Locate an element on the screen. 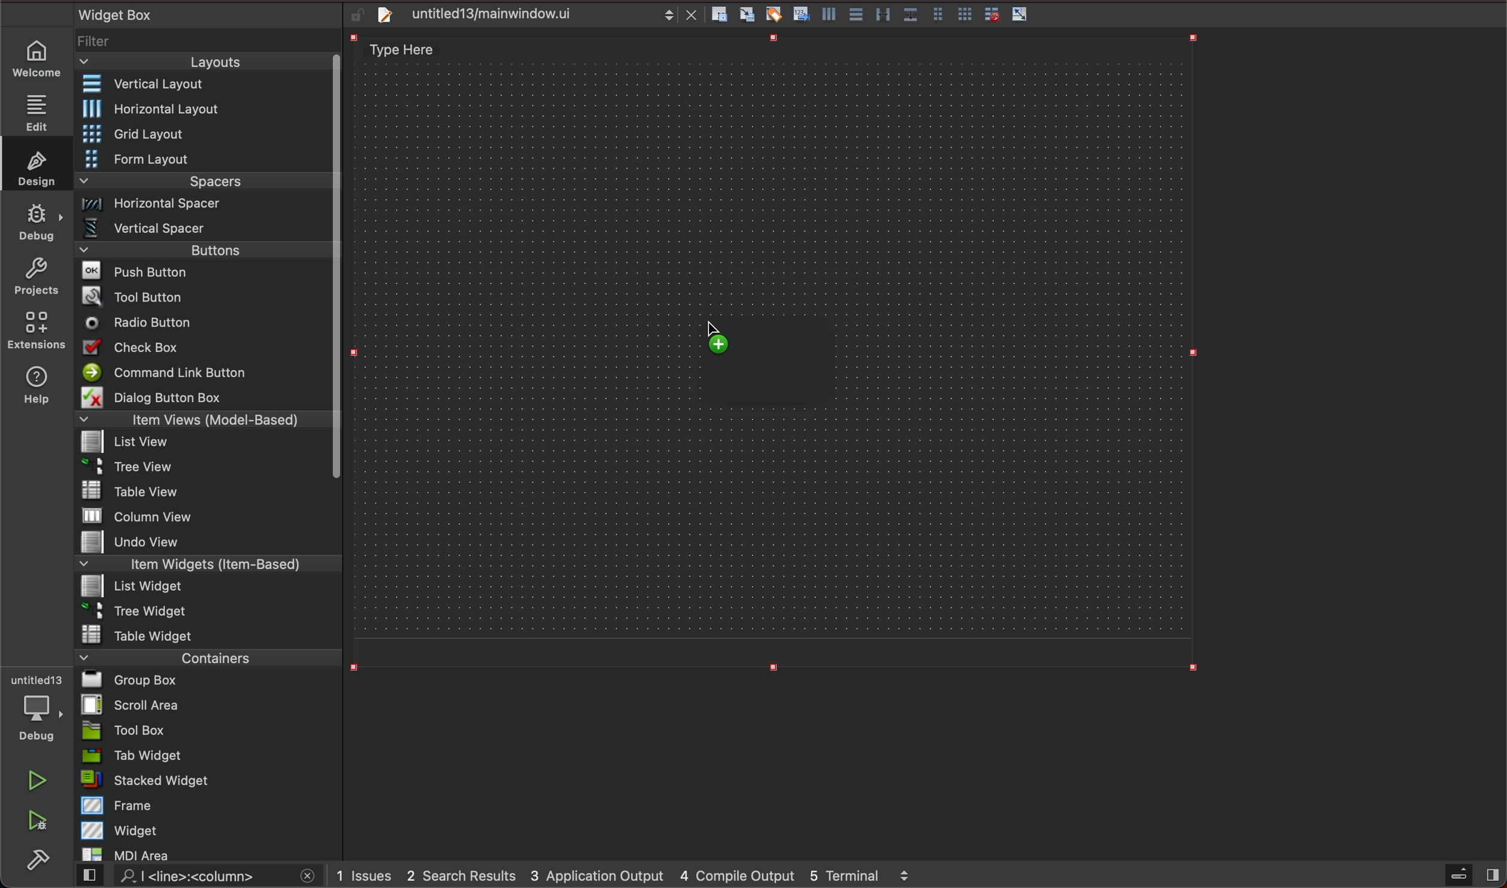 The width and height of the screenshot is (1507, 888). grid layout is located at coordinates (209, 133).